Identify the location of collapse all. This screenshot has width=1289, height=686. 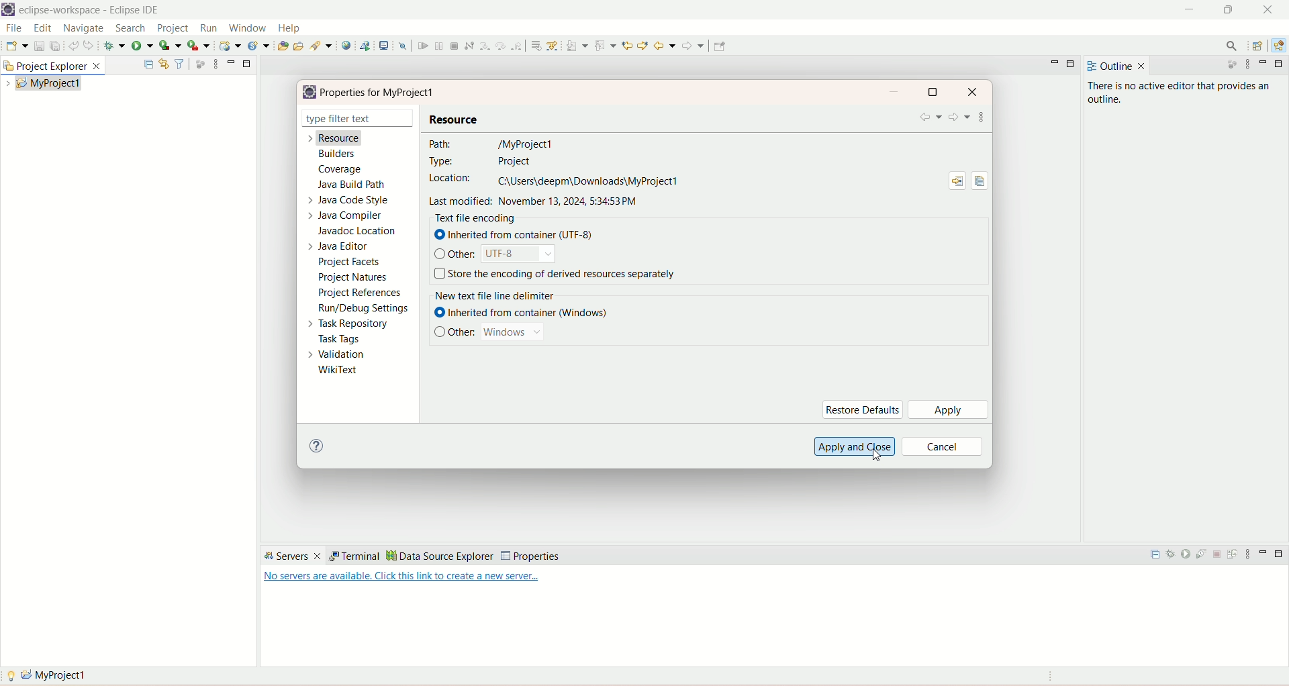
(1155, 558).